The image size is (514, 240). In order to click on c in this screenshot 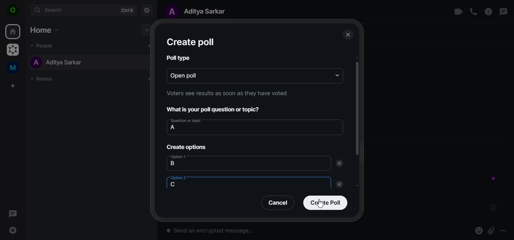, I will do `click(176, 185)`.